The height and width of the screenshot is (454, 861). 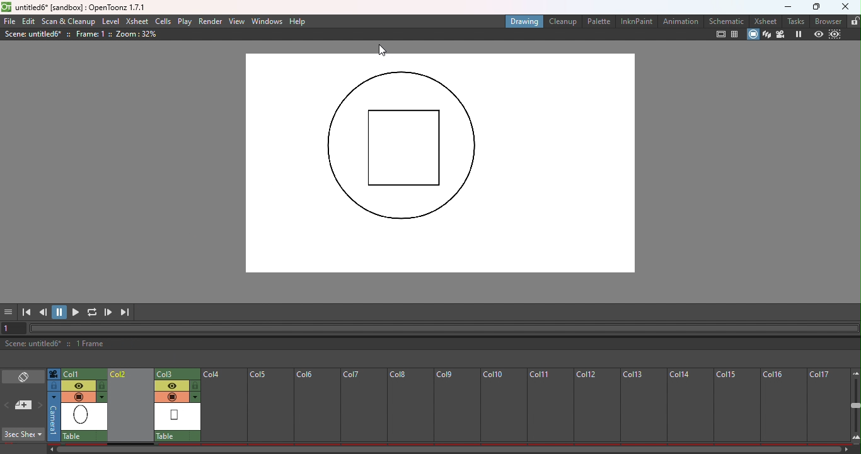 I want to click on Close, so click(x=846, y=7).